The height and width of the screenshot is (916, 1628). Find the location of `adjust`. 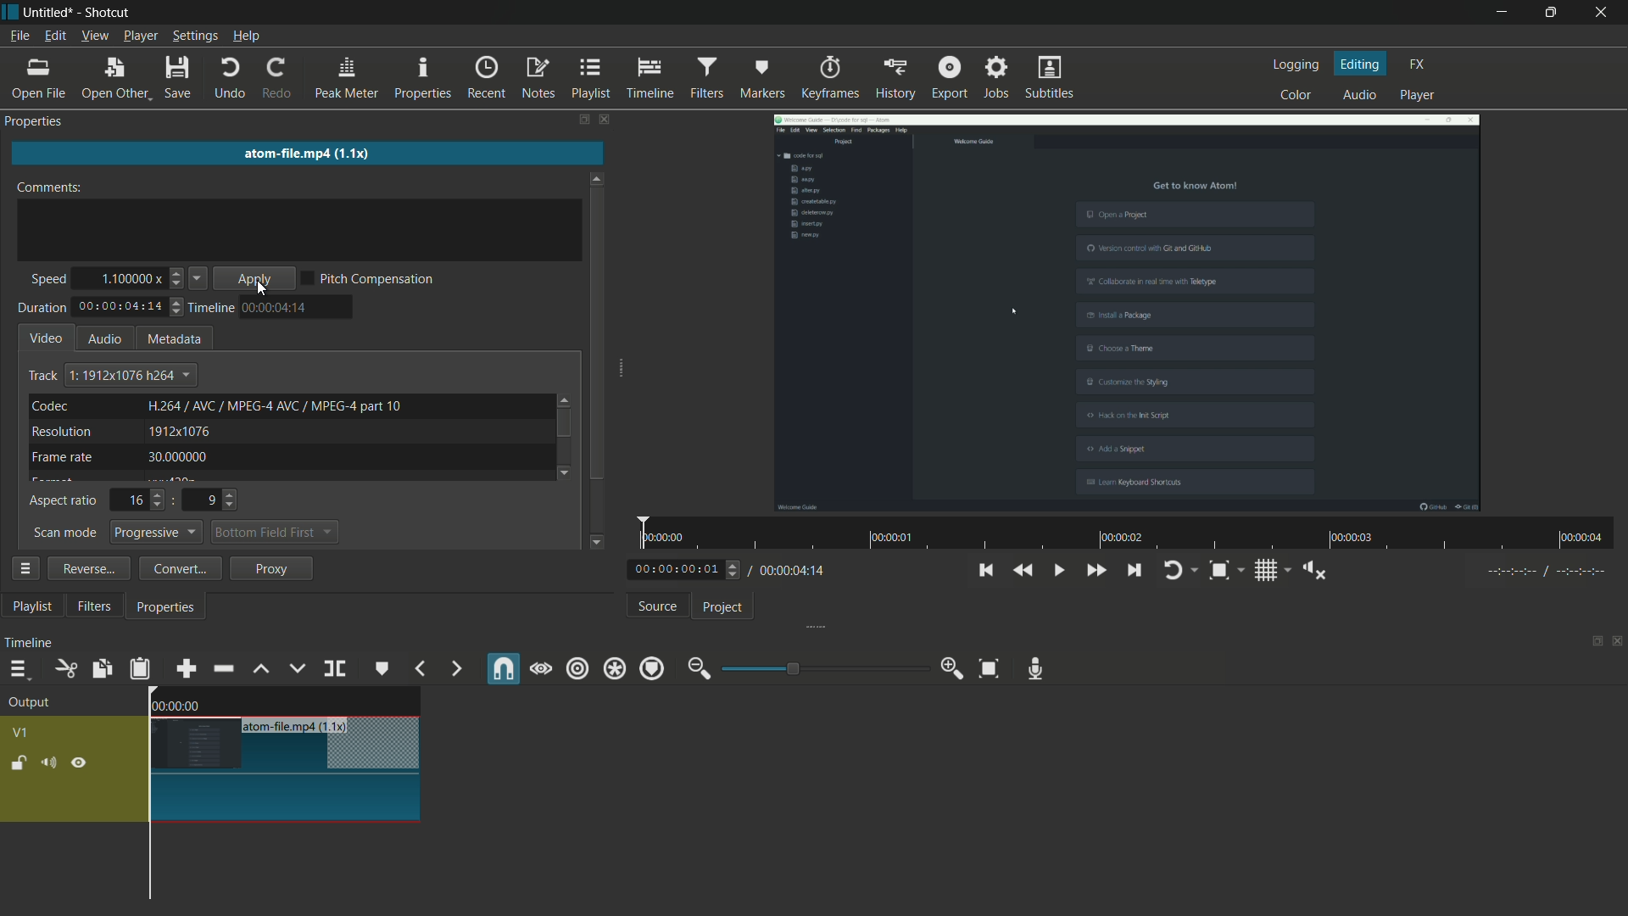

adjust is located at coordinates (178, 310).